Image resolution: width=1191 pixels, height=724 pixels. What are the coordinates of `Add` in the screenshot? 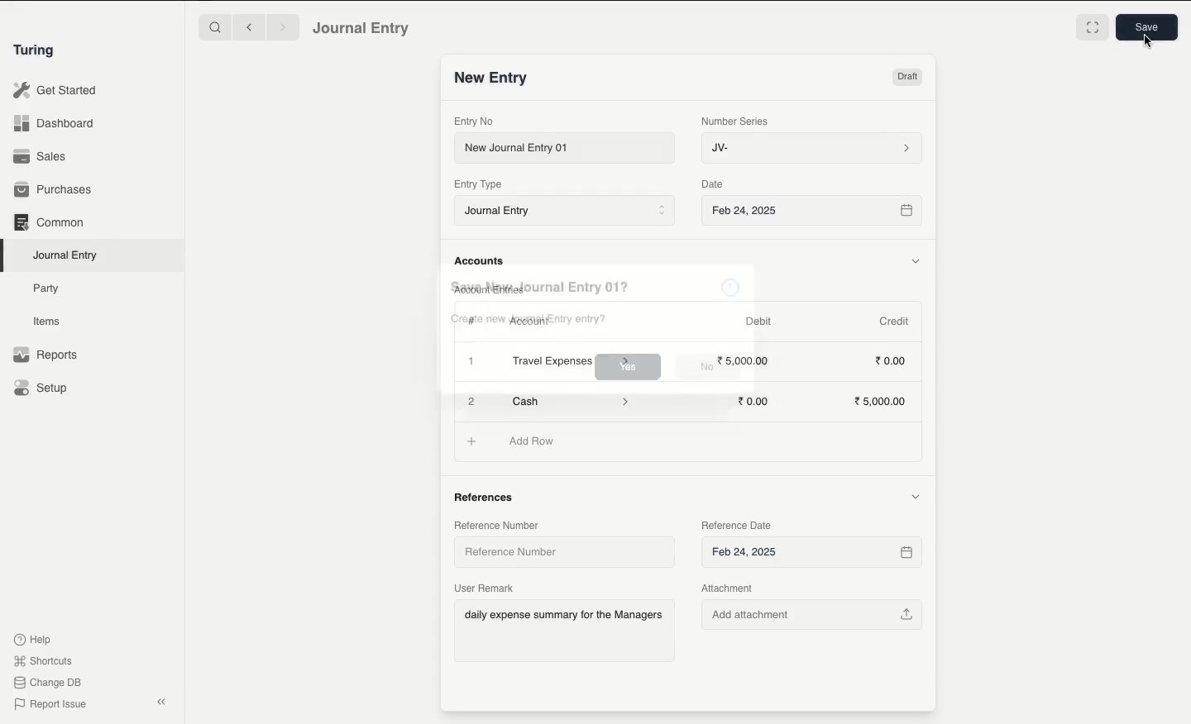 It's located at (471, 399).